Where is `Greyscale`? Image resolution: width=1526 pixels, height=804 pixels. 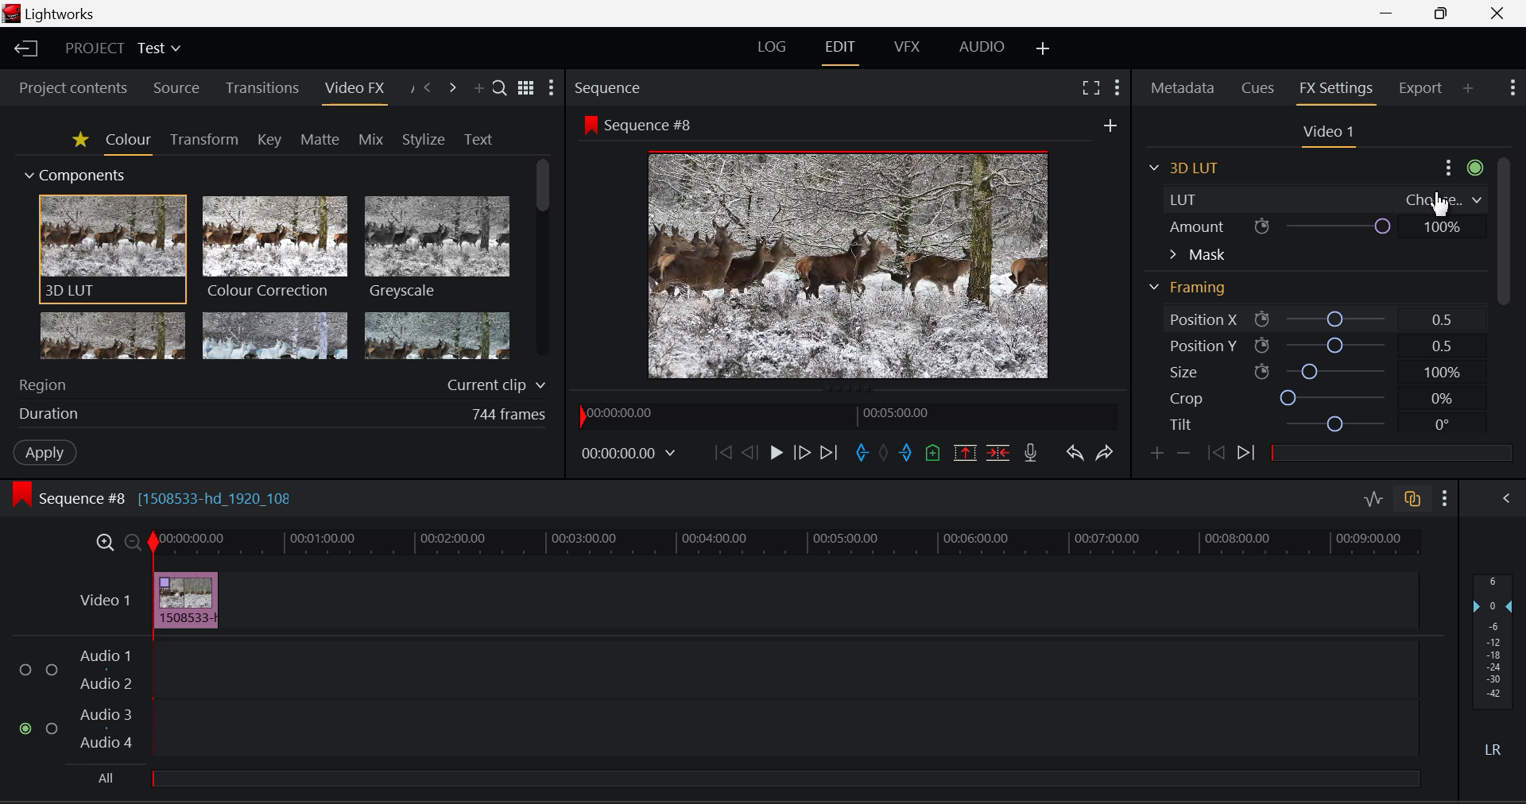 Greyscale is located at coordinates (436, 249).